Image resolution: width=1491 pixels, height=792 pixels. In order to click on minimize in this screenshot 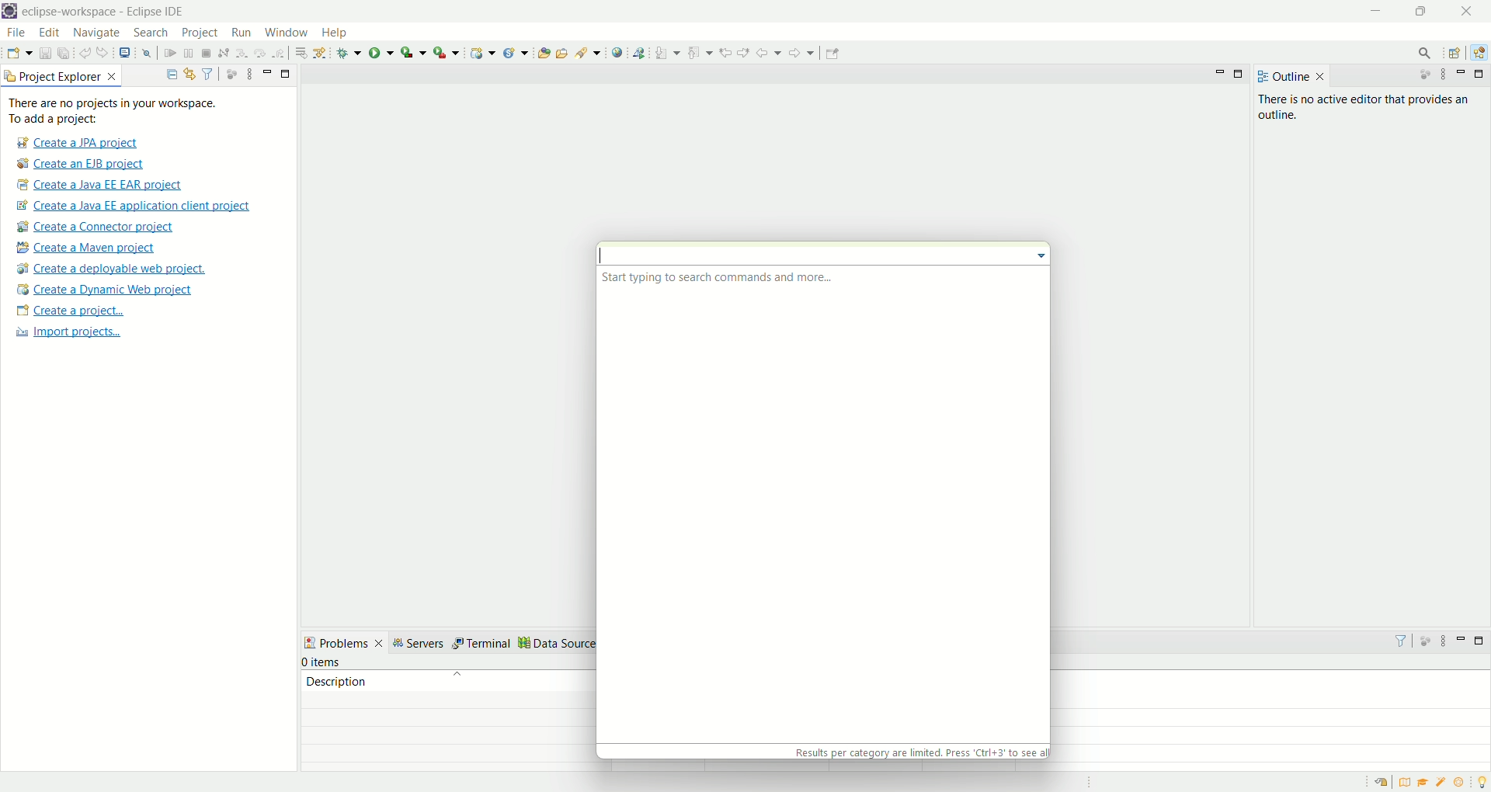, I will do `click(1374, 9)`.